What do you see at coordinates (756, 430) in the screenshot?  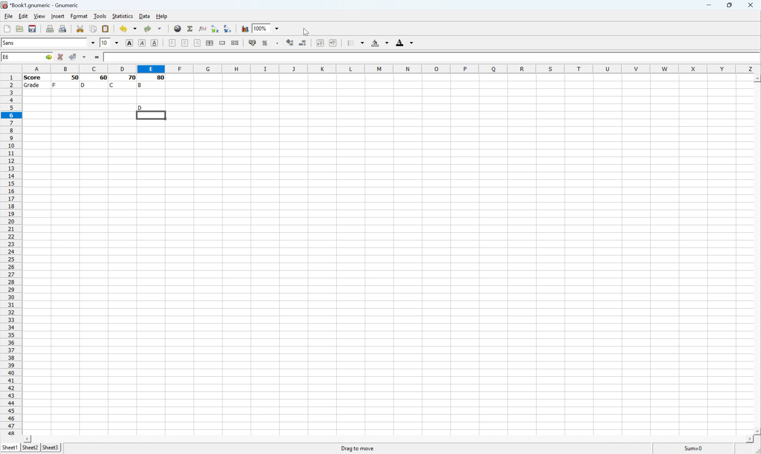 I see `Scroll Down` at bounding box center [756, 430].